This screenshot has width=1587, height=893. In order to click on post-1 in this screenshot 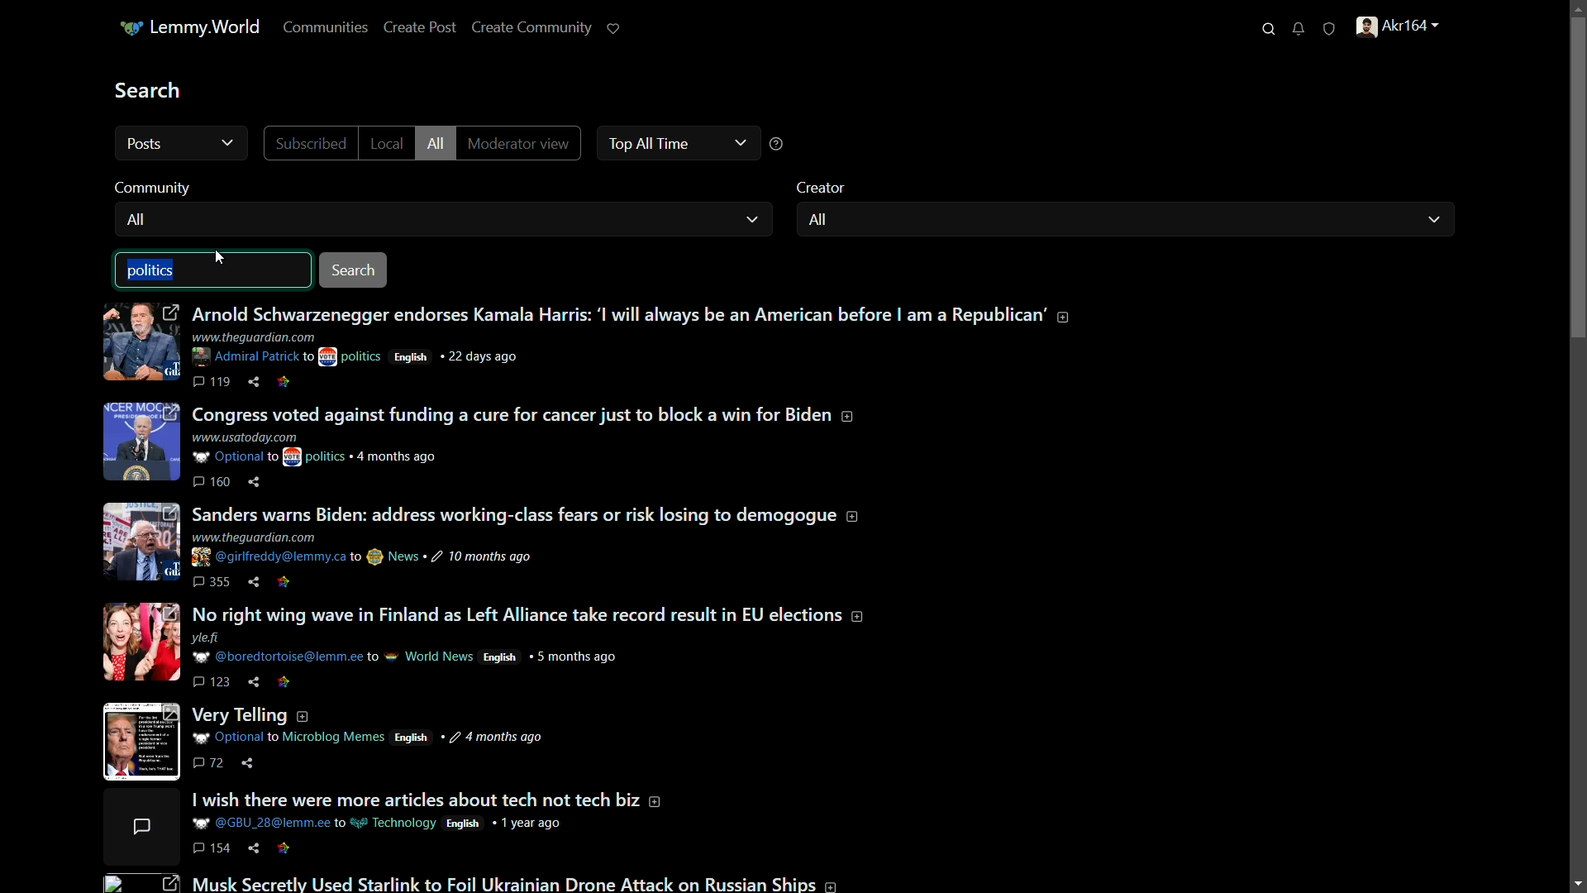, I will do `click(586, 347)`.